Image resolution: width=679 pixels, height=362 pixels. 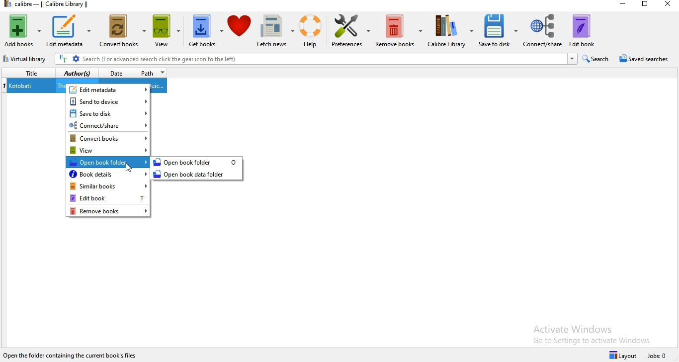 What do you see at coordinates (117, 73) in the screenshot?
I see `date` at bounding box center [117, 73].